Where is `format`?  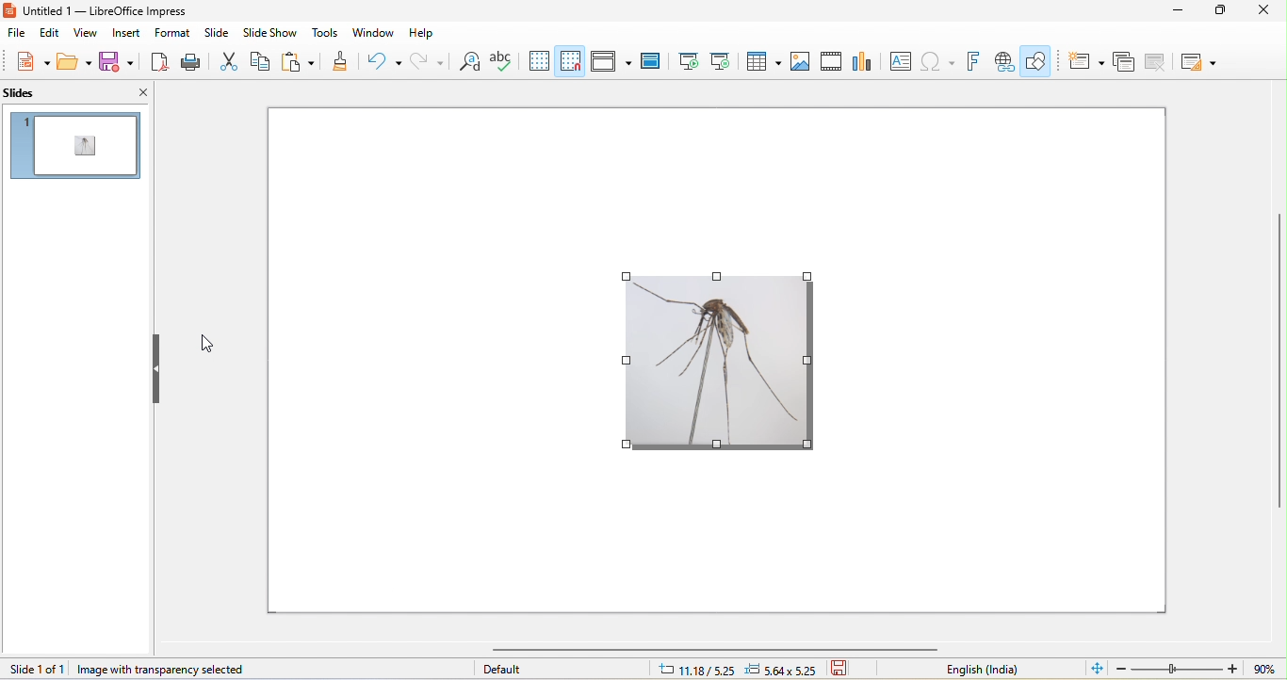
format is located at coordinates (173, 33).